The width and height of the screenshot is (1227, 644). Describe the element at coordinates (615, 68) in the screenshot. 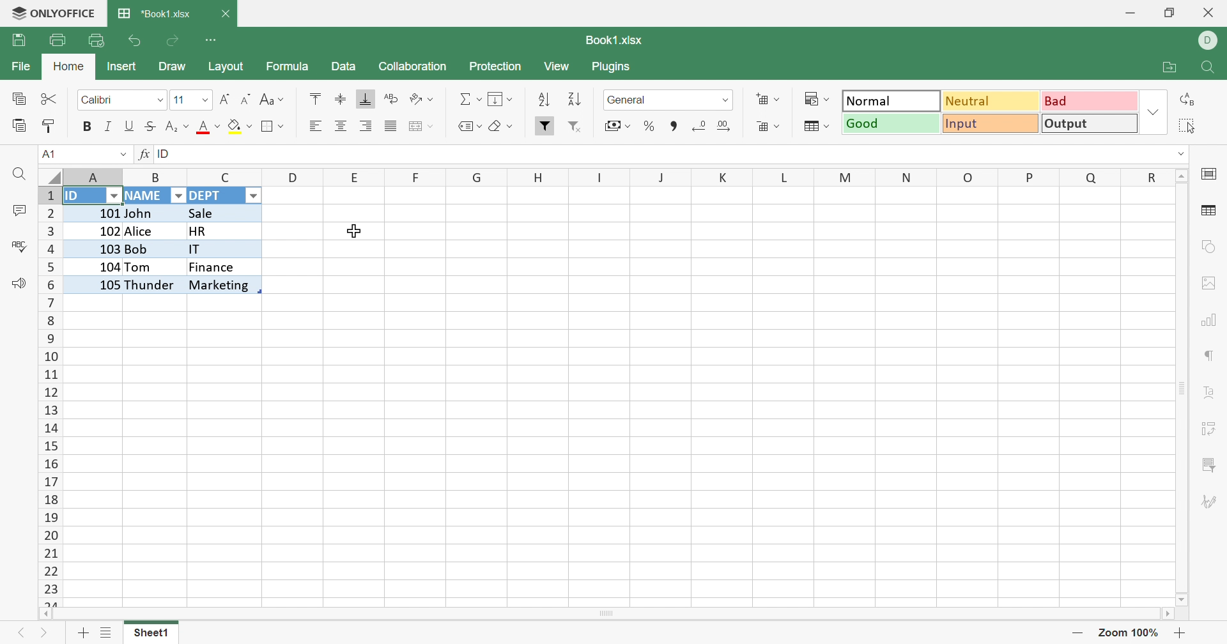

I see `Plugins` at that location.